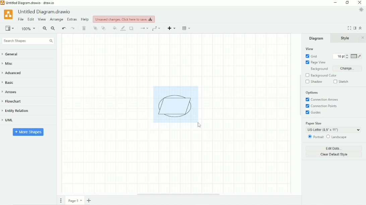 This screenshot has height=205, width=366. I want to click on Background color, so click(324, 75).